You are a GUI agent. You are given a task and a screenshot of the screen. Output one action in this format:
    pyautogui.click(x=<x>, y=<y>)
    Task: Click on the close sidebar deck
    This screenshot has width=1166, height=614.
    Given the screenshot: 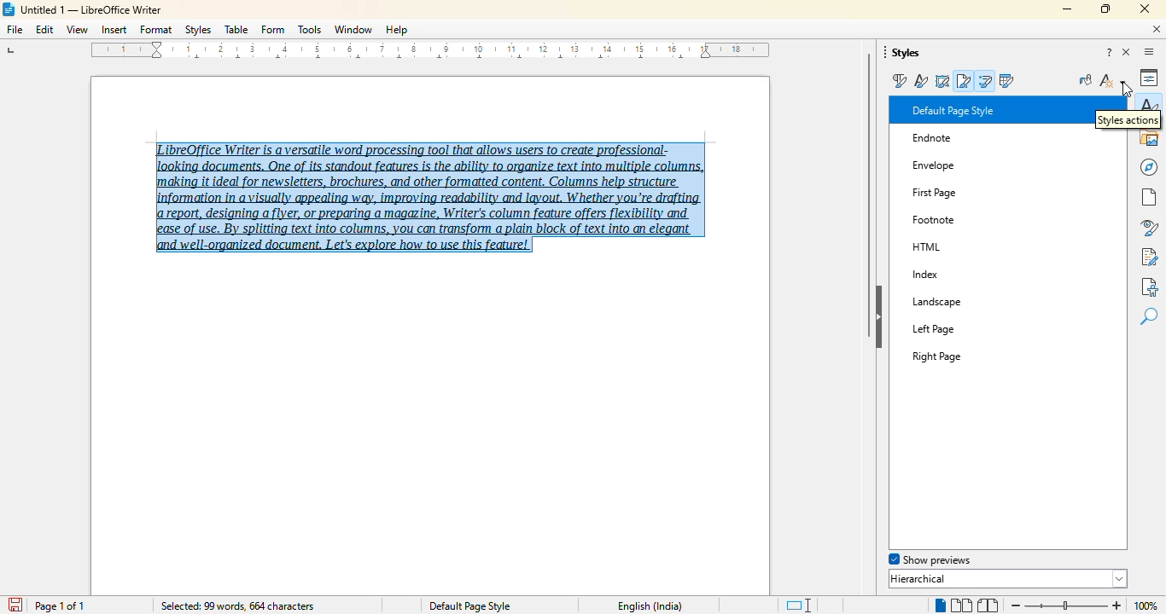 What is the action you would take?
    pyautogui.click(x=1128, y=53)
    